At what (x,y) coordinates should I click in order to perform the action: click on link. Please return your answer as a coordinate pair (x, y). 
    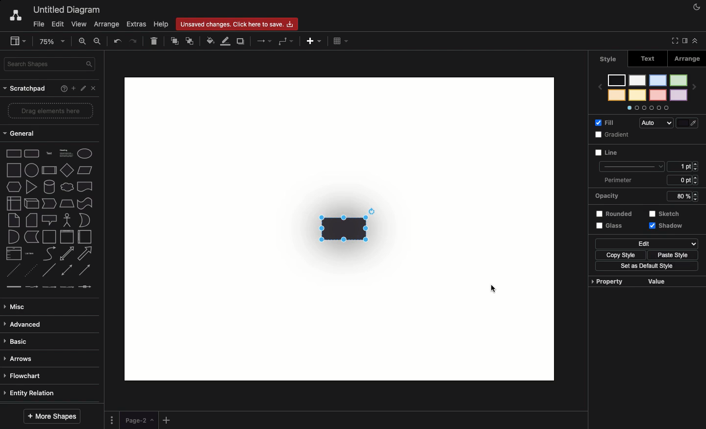
    Looking at the image, I should click on (12, 286).